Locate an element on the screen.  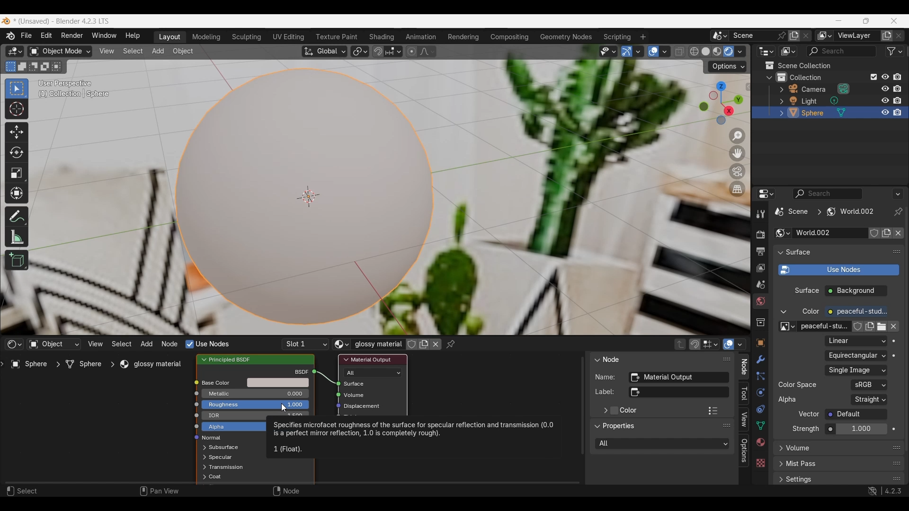
Pinned node tree is located at coordinates (450, 344).